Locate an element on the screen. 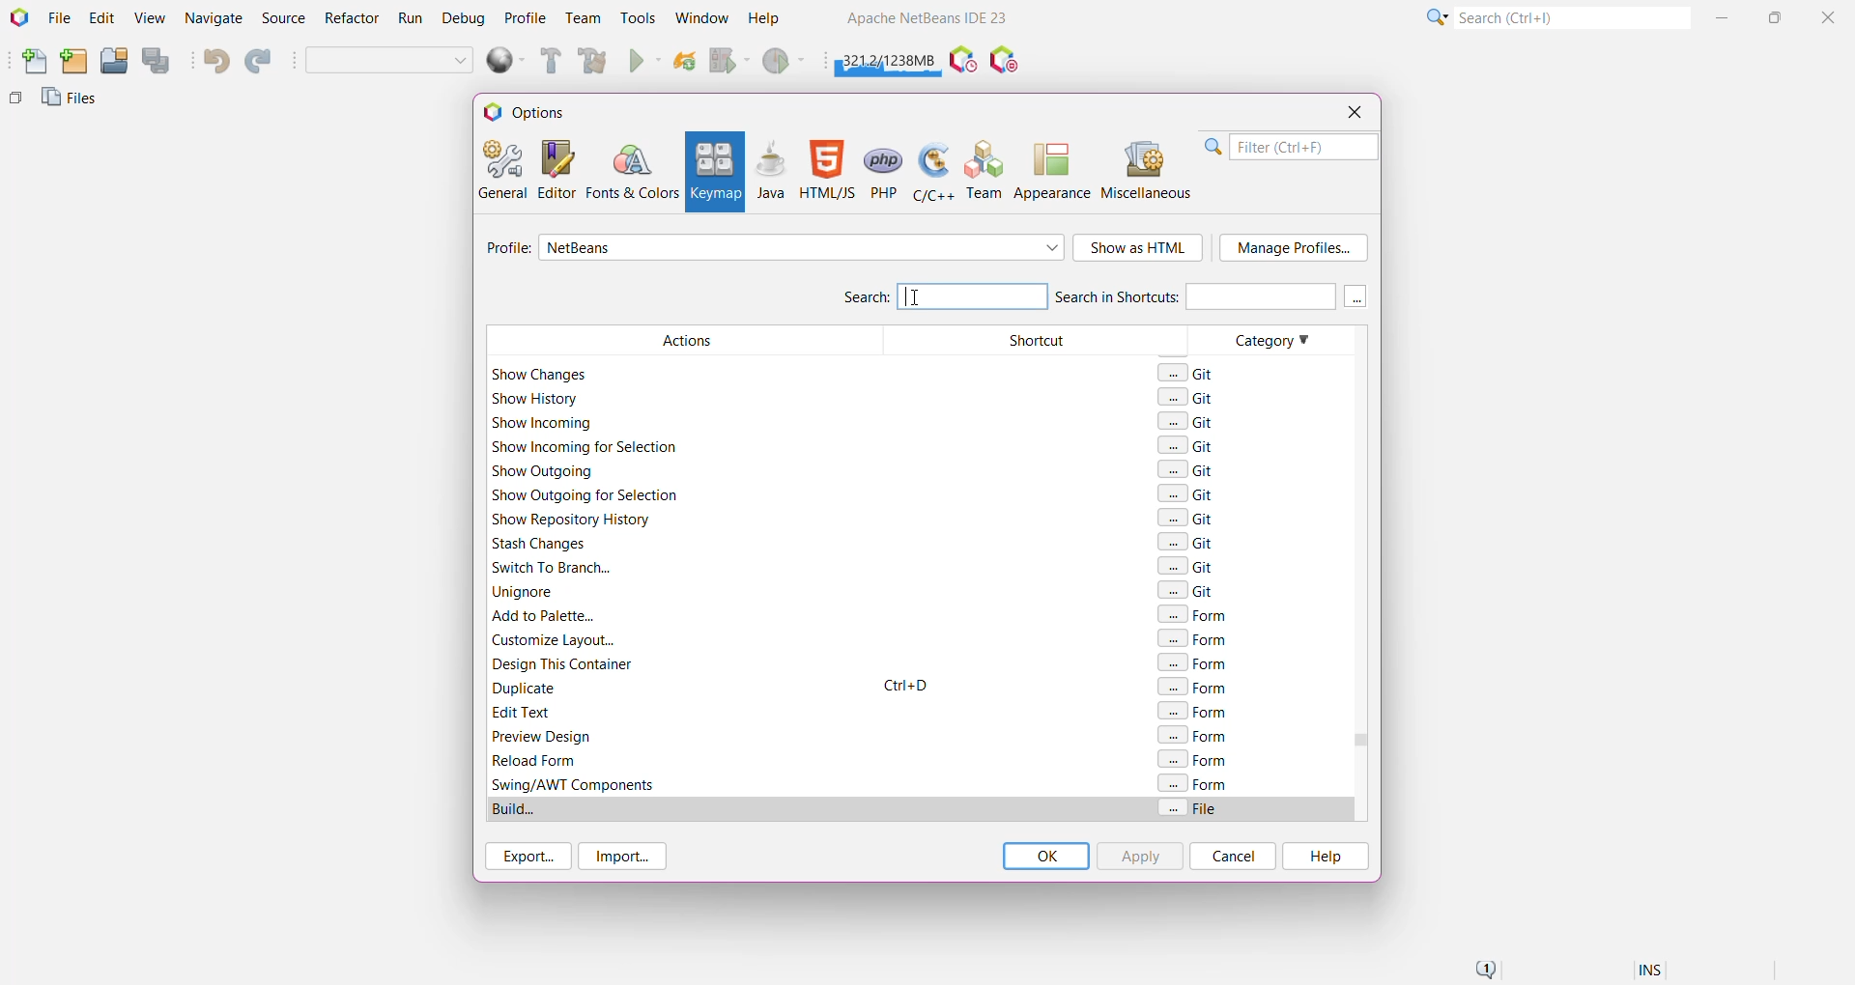 Image resolution: width=1855 pixels, height=985 pixels. HTML/JS is located at coordinates (826, 170).